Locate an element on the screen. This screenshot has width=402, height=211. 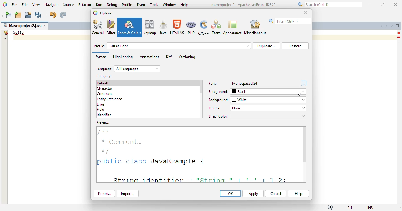
navigate is located at coordinates (52, 5).